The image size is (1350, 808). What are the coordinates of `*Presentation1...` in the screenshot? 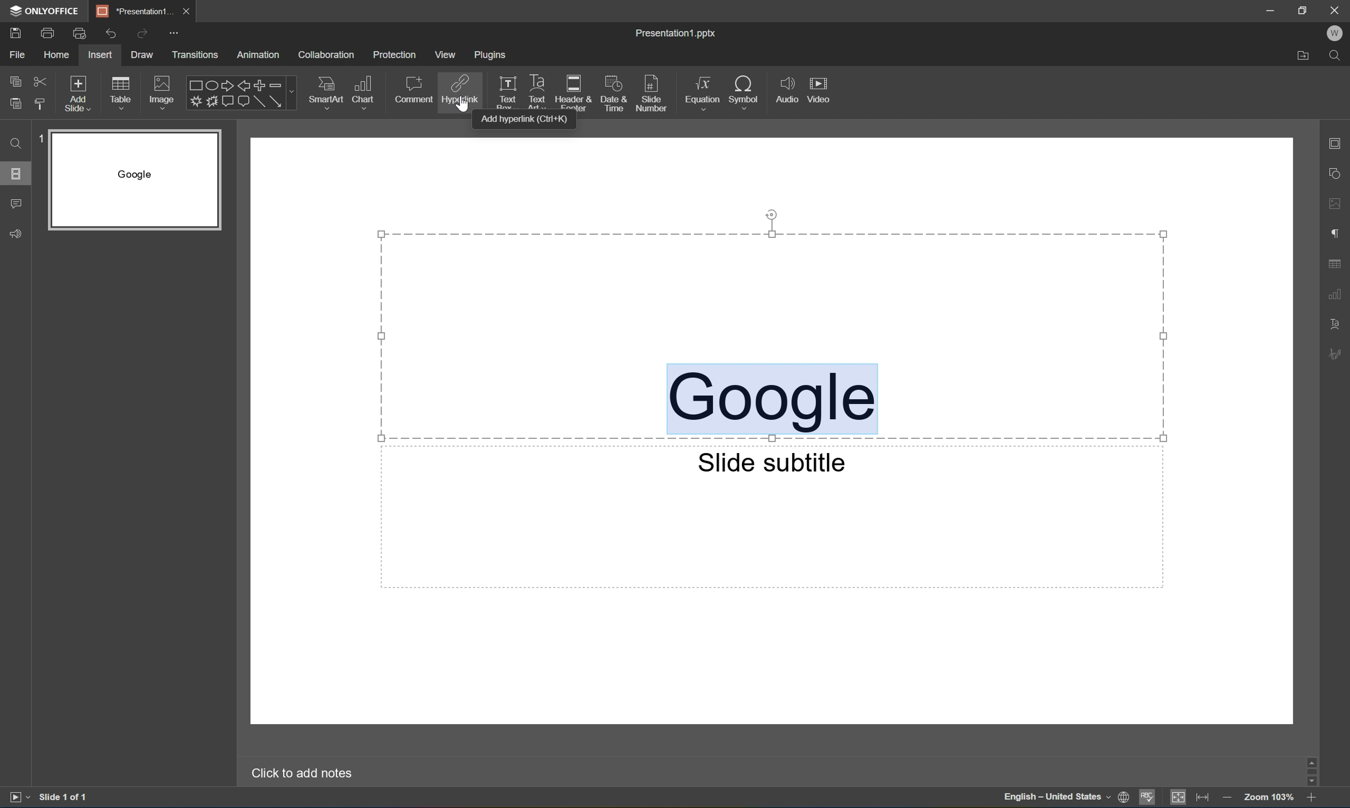 It's located at (133, 9).